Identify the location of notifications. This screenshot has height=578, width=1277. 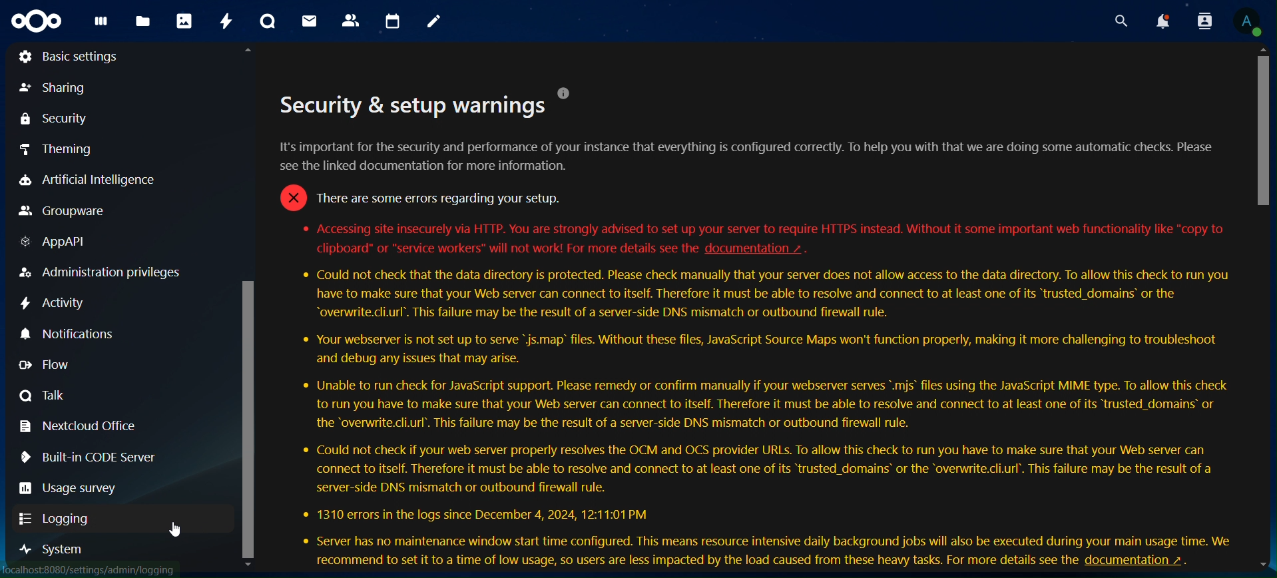
(1157, 21).